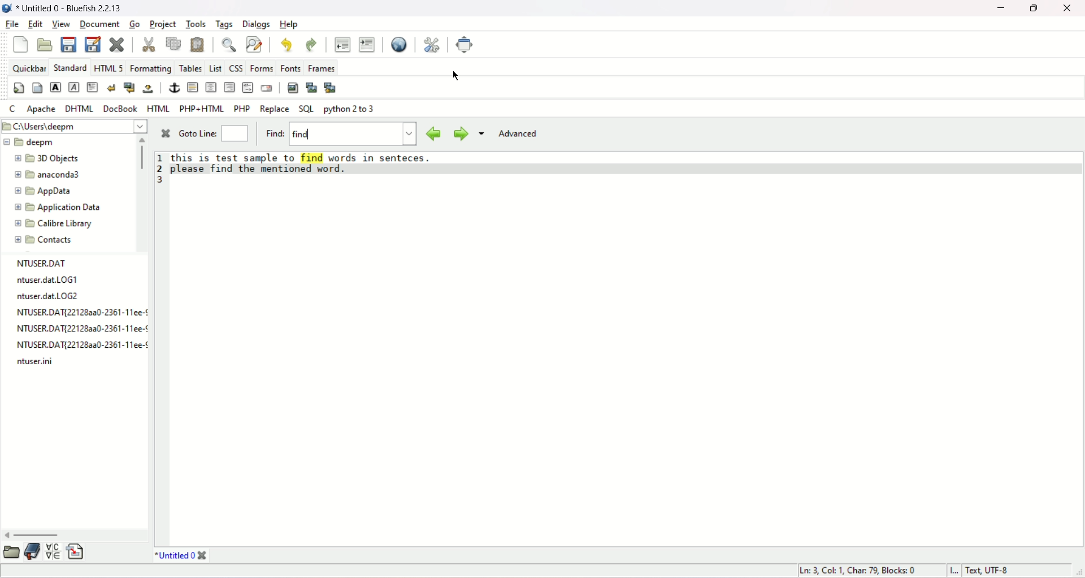 This screenshot has height=578, width=1085. I want to click on frames, so click(322, 67).